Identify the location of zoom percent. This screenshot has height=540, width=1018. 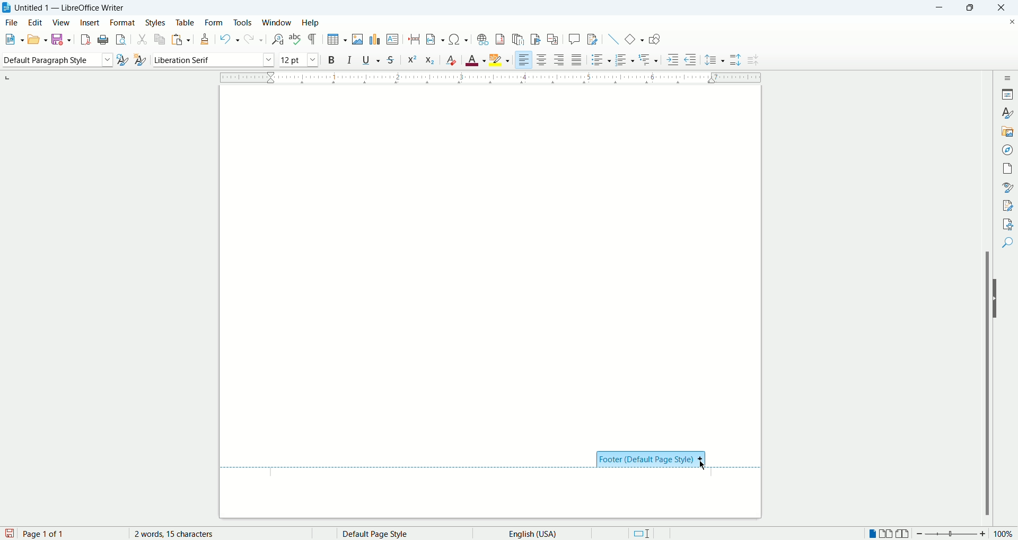
(1004, 535).